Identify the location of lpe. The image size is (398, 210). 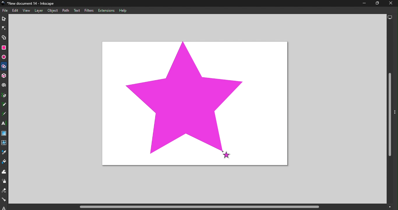
(3, 207).